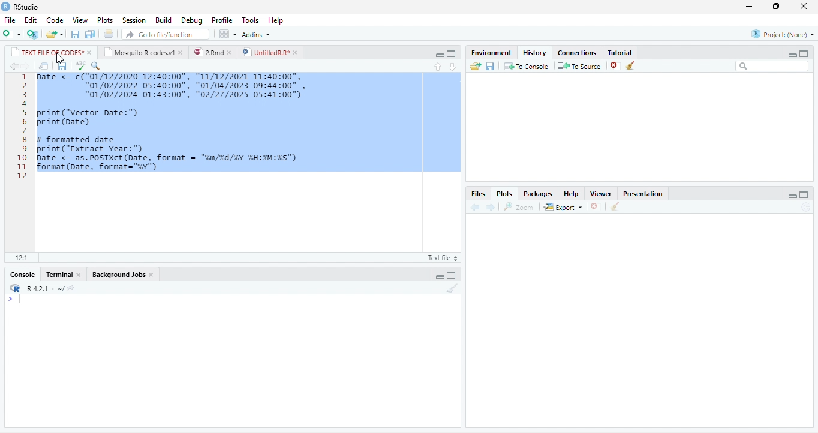 This screenshot has height=433, width=818. What do you see at coordinates (80, 20) in the screenshot?
I see `View` at bounding box center [80, 20].